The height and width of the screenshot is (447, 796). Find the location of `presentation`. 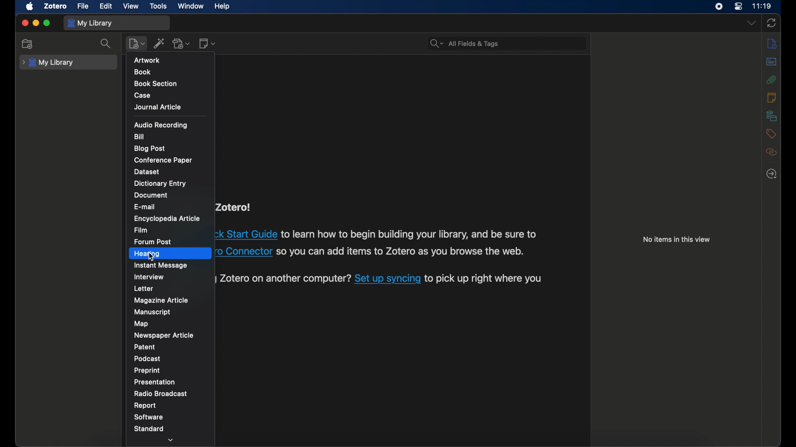

presentation is located at coordinates (155, 382).